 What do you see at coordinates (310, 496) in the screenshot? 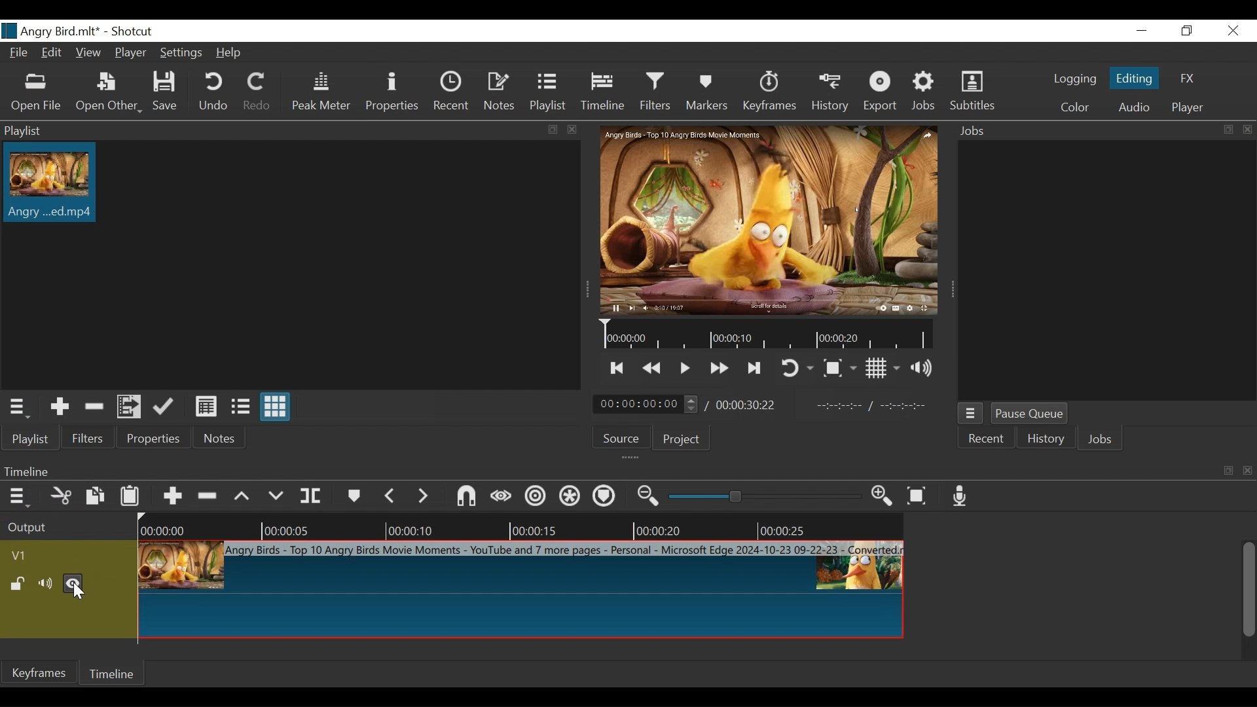
I see `Split Playhead` at bounding box center [310, 496].